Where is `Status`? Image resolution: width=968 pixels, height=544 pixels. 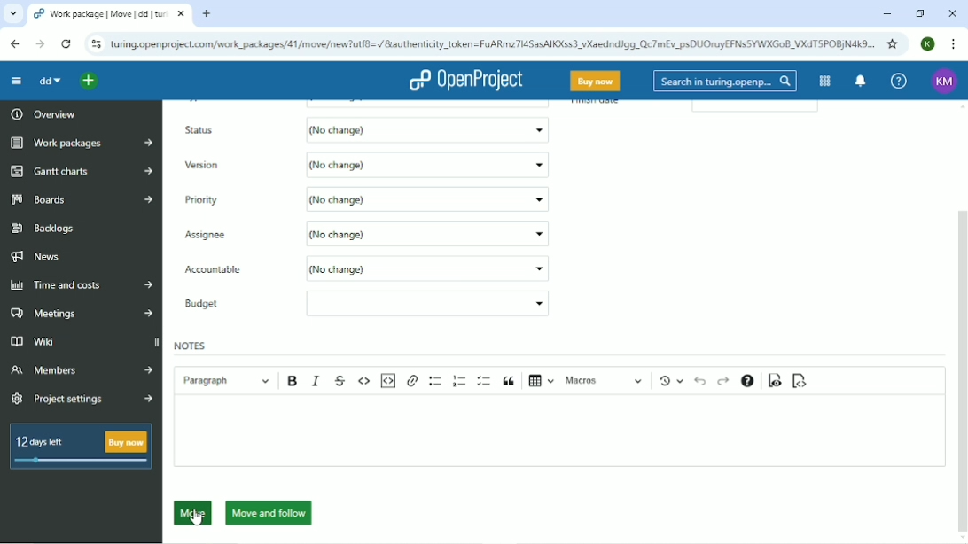
Status is located at coordinates (201, 131).